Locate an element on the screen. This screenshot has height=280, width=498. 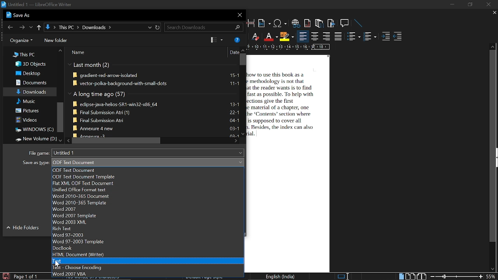
move down is located at coordinates (243, 133).